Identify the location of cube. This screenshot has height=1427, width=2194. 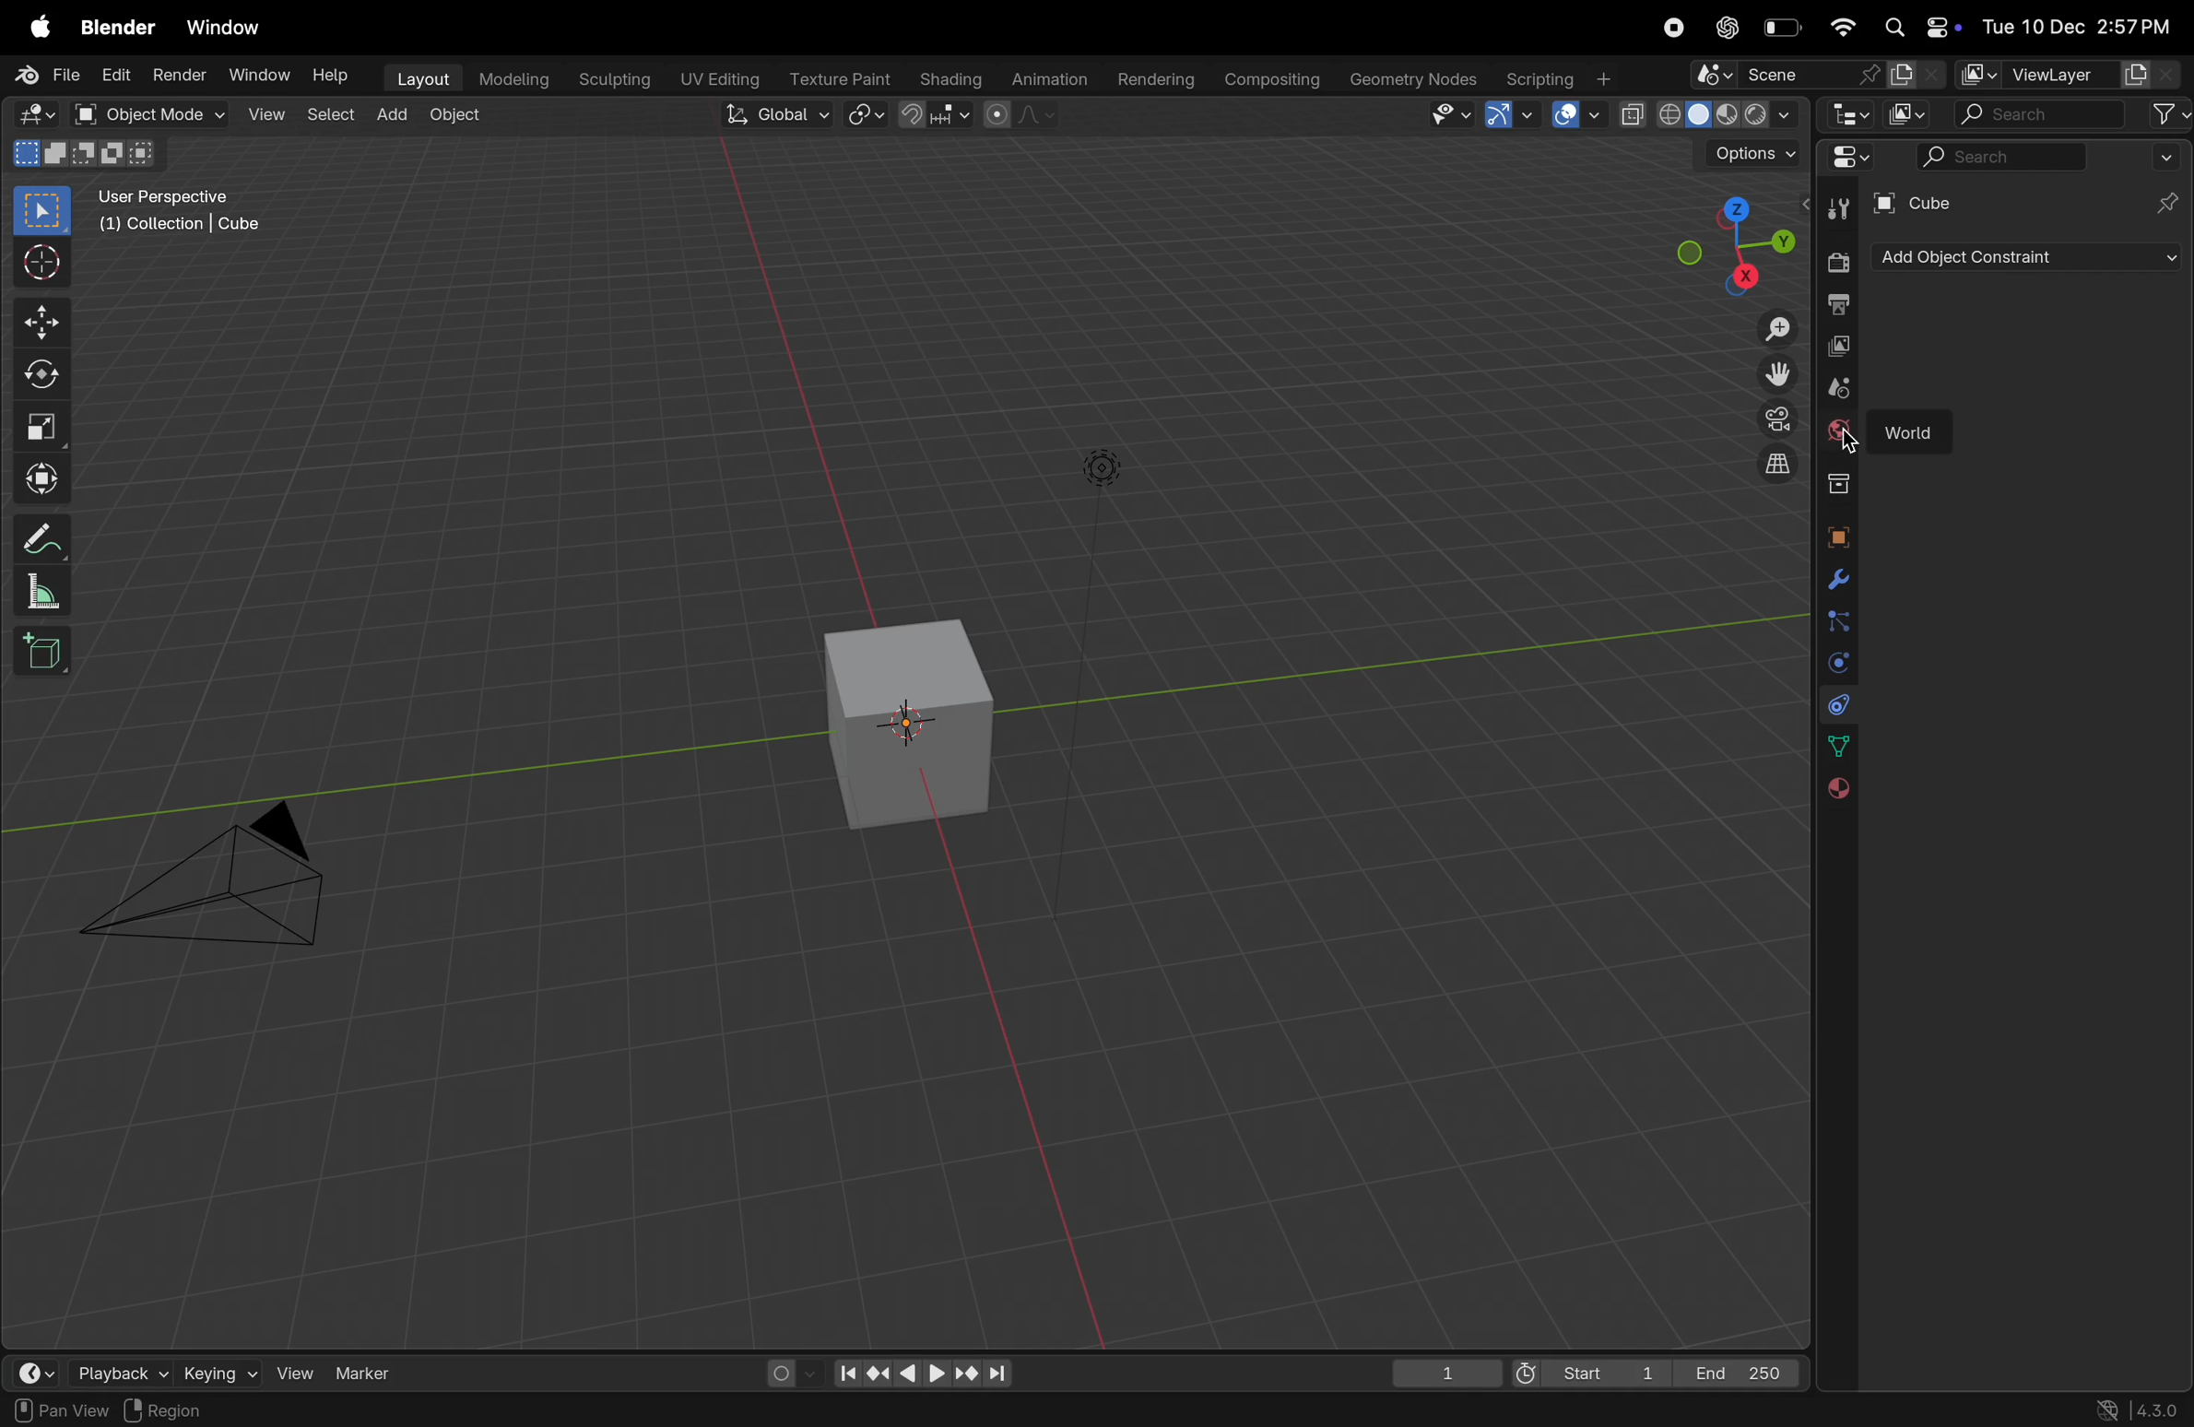
(1914, 202).